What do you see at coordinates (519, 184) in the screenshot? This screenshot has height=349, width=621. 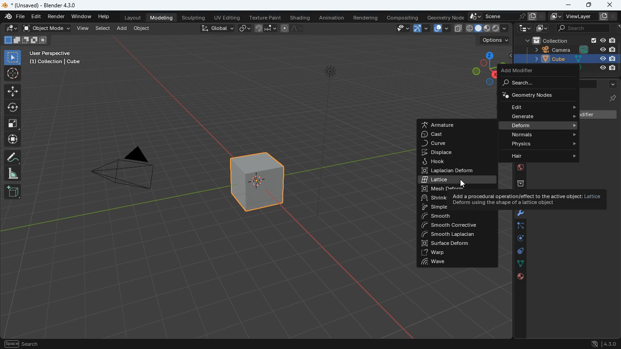 I see `archive` at bounding box center [519, 184].